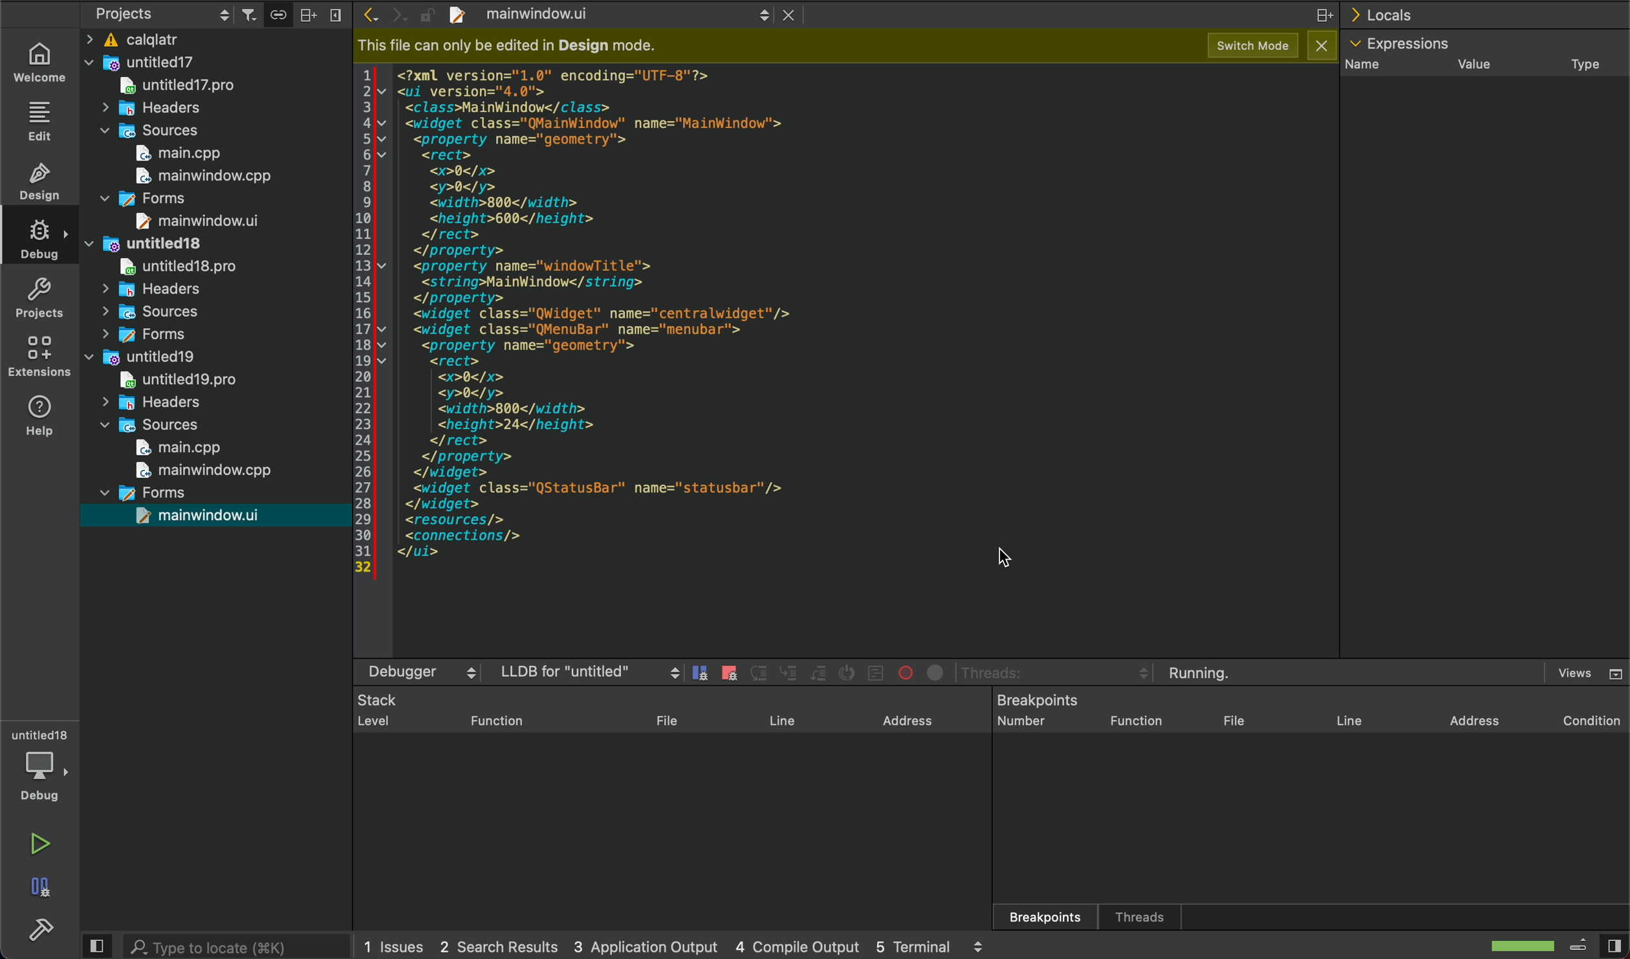  What do you see at coordinates (208, 220) in the screenshot?
I see `mainwindoe.ui` at bounding box center [208, 220].